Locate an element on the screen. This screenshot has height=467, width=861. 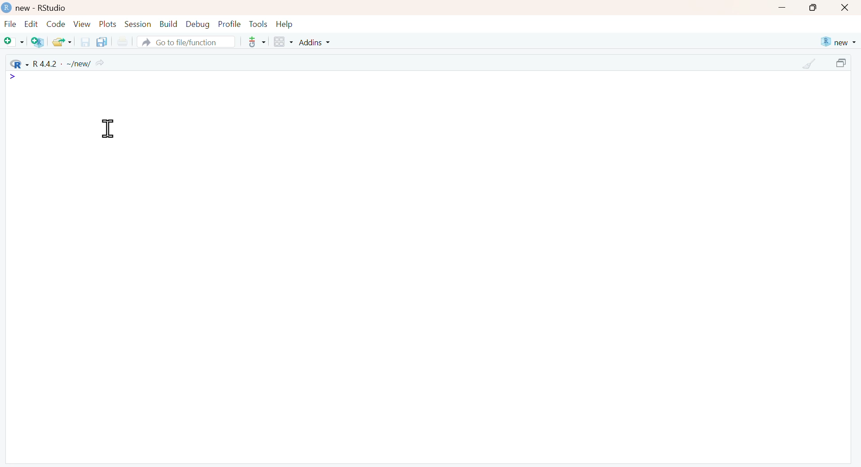
icon is located at coordinates (13, 77).